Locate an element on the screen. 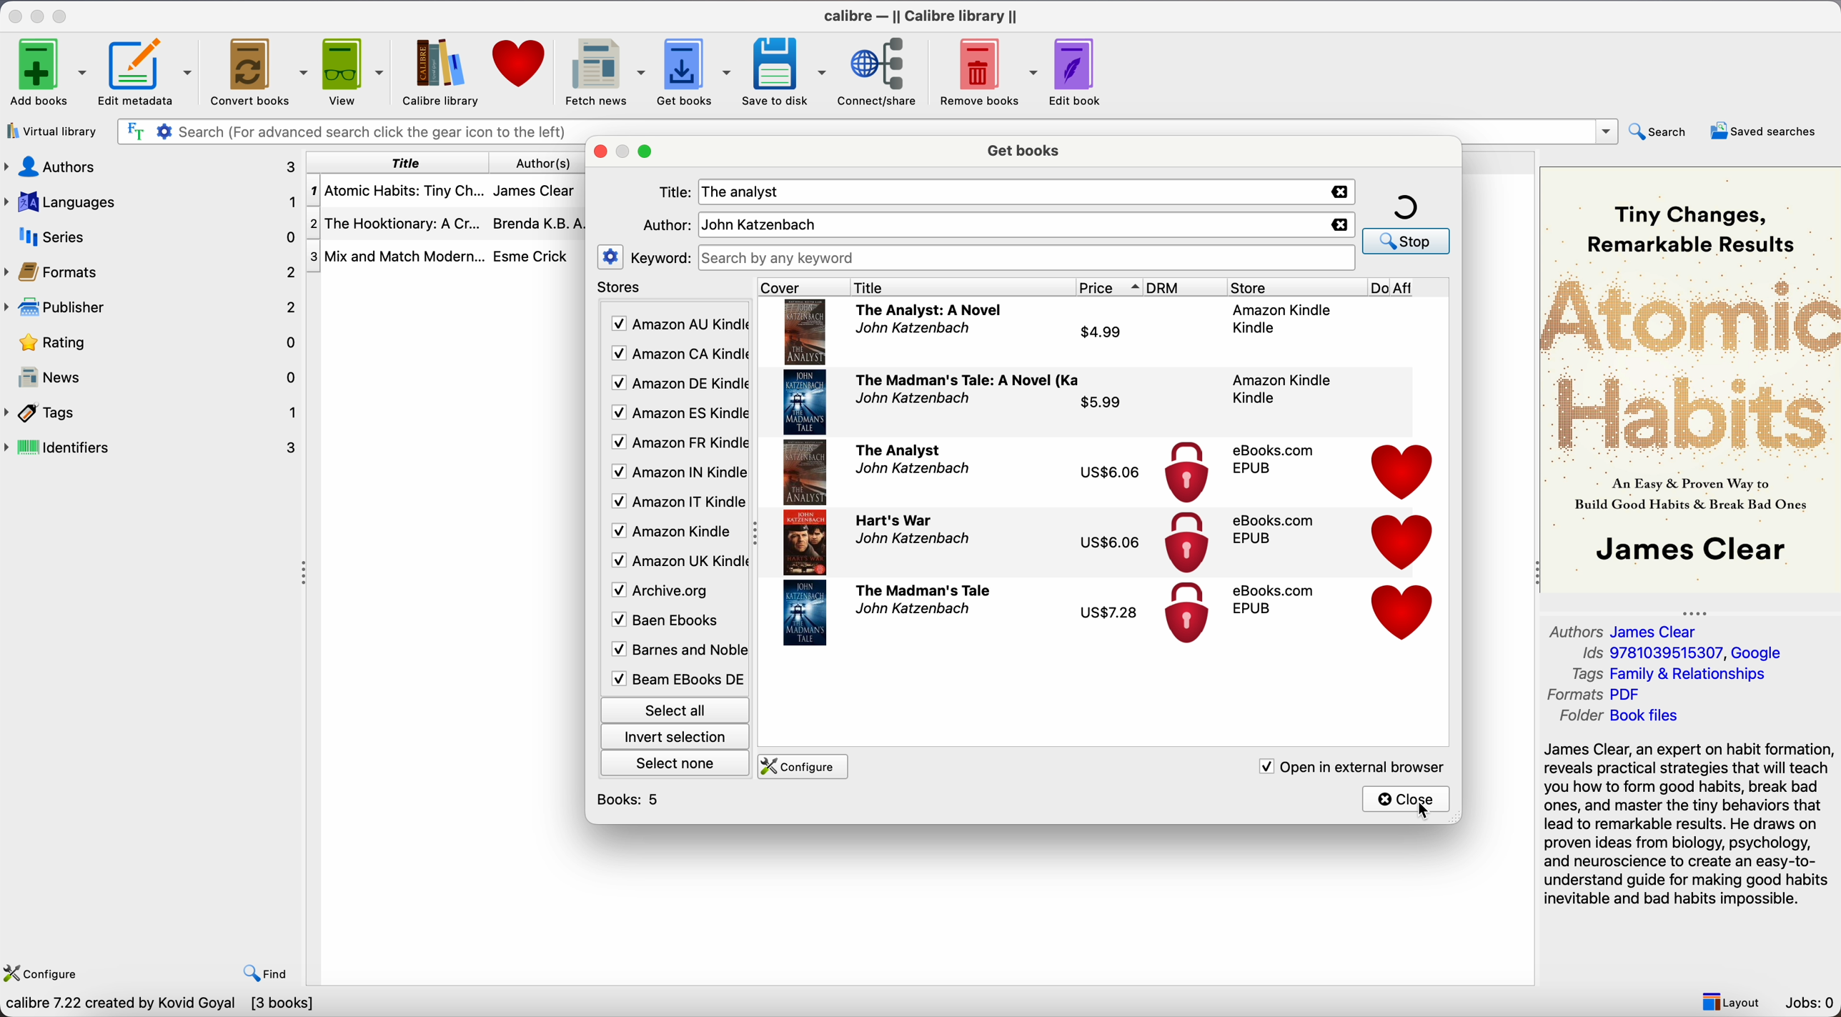 The width and height of the screenshot is (1841, 1017). series is located at coordinates (151, 237).